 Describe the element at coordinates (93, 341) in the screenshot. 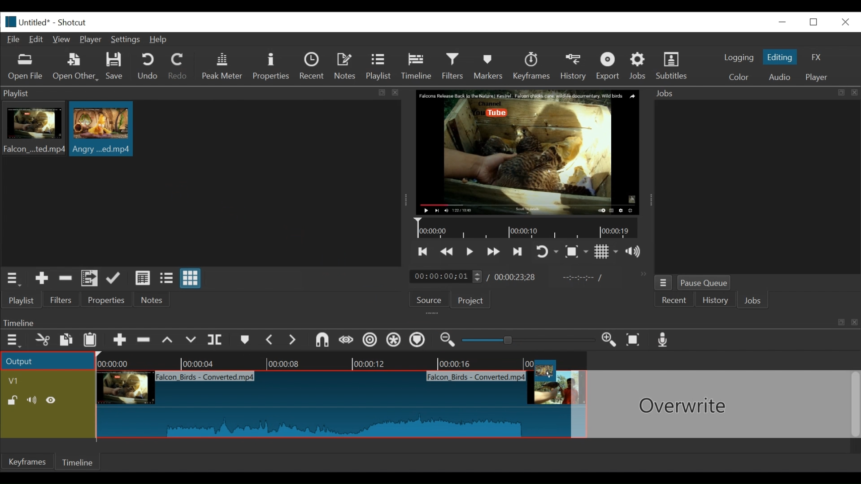

I see `Paste` at that location.